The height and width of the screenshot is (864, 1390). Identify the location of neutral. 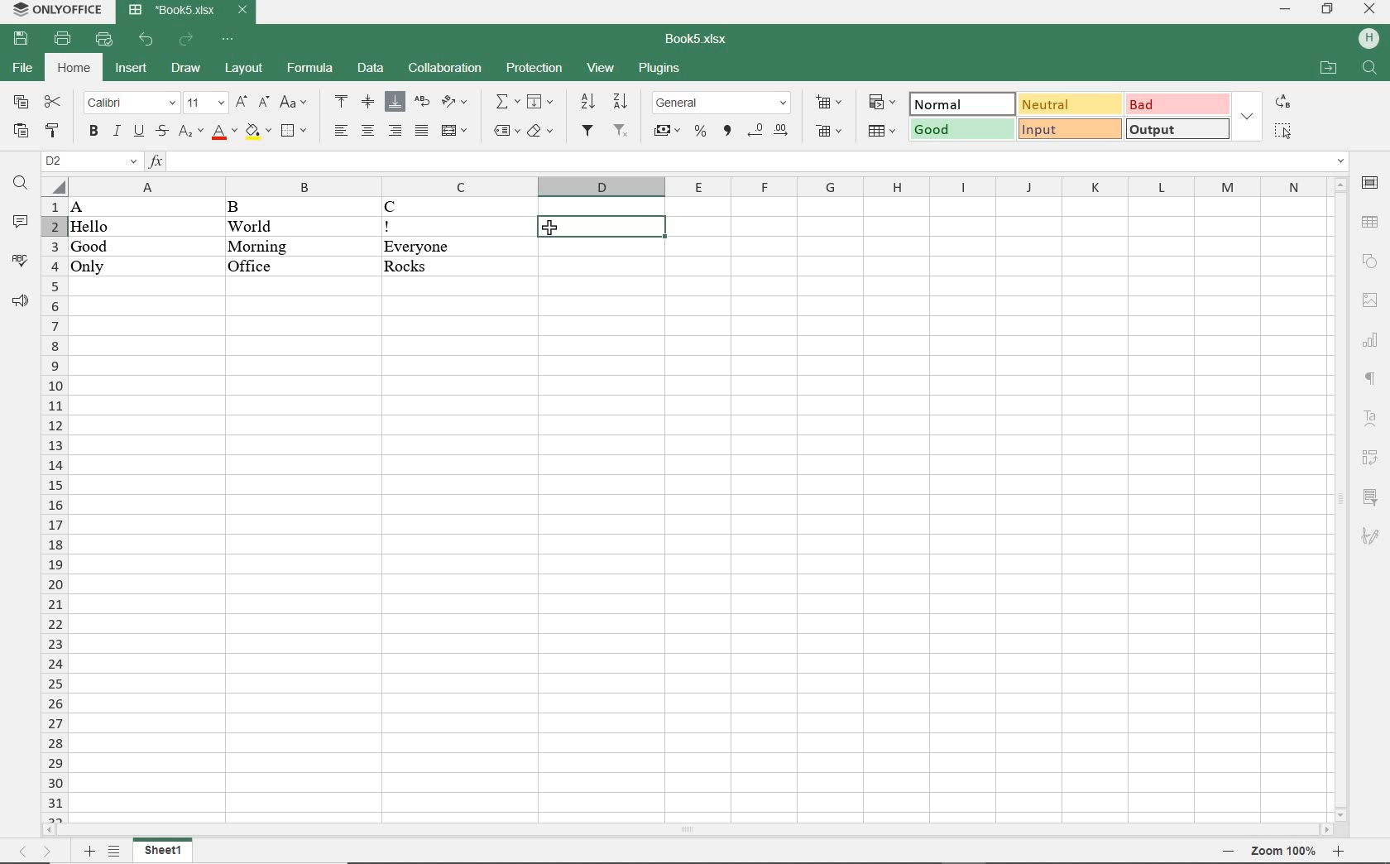
(1068, 105).